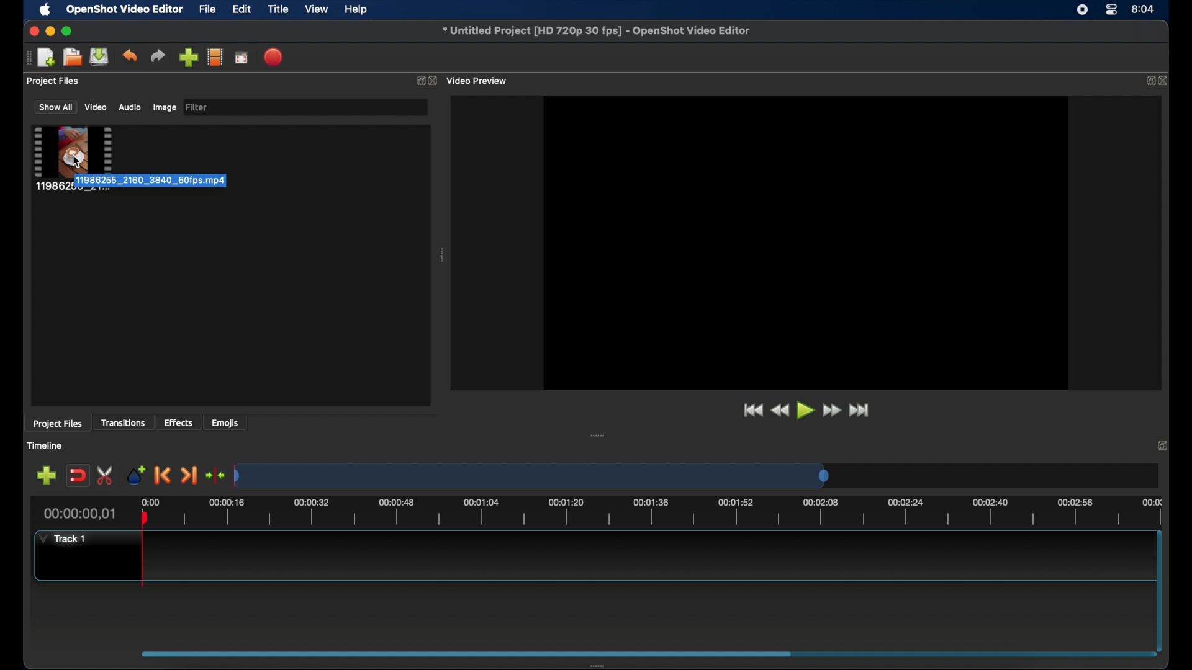  What do you see at coordinates (164, 107) in the screenshot?
I see `image` at bounding box center [164, 107].